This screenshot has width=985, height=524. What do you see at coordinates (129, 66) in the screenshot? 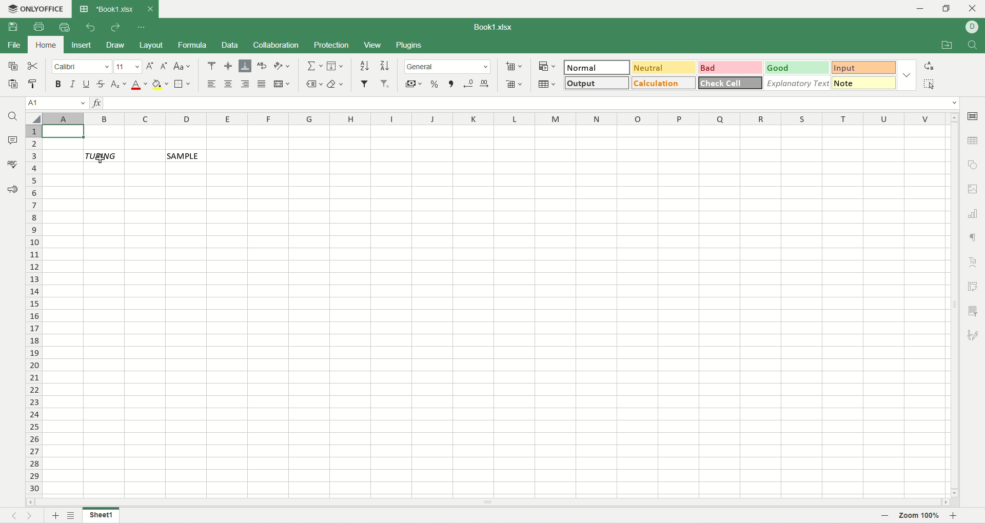
I see `font size` at bounding box center [129, 66].